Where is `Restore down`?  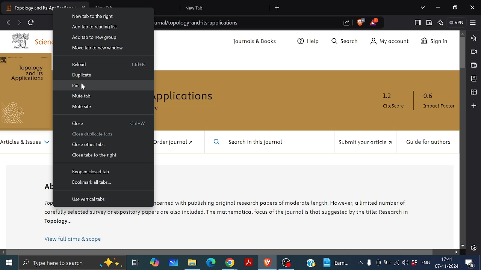
Restore down is located at coordinates (455, 7).